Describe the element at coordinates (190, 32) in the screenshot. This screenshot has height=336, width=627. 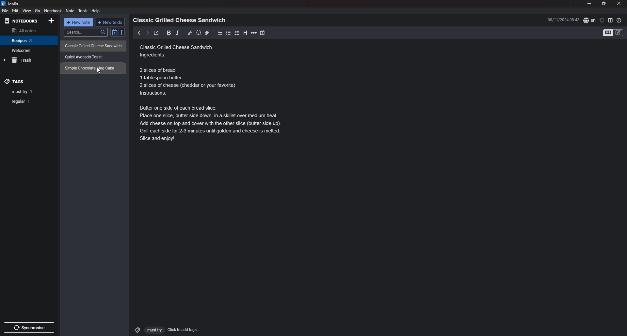
I see `hyperlink` at that location.